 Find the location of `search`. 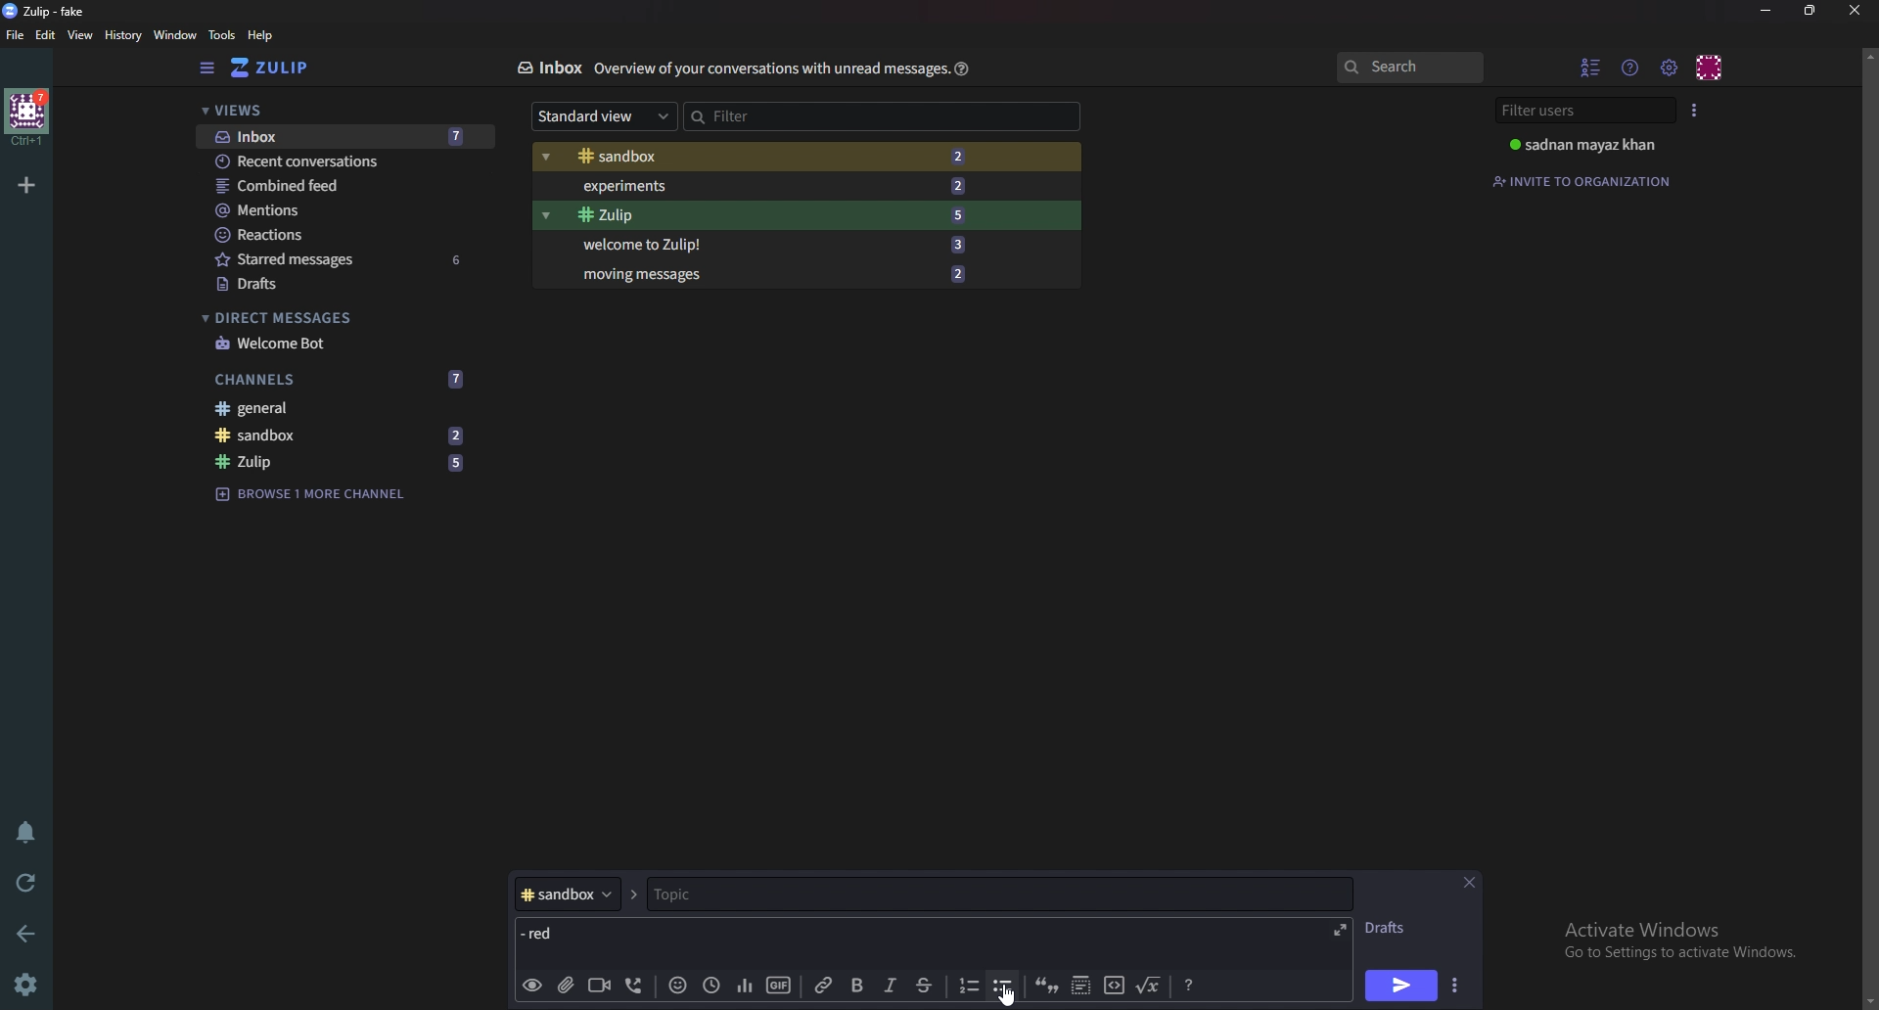

search is located at coordinates (1408, 67).